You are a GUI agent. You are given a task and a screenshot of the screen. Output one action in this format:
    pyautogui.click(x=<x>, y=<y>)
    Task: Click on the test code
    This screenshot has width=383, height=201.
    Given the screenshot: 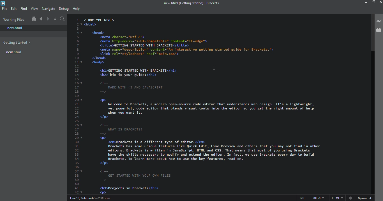 What is the action you would take?
    pyautogui.click(x=133, y=70)
    